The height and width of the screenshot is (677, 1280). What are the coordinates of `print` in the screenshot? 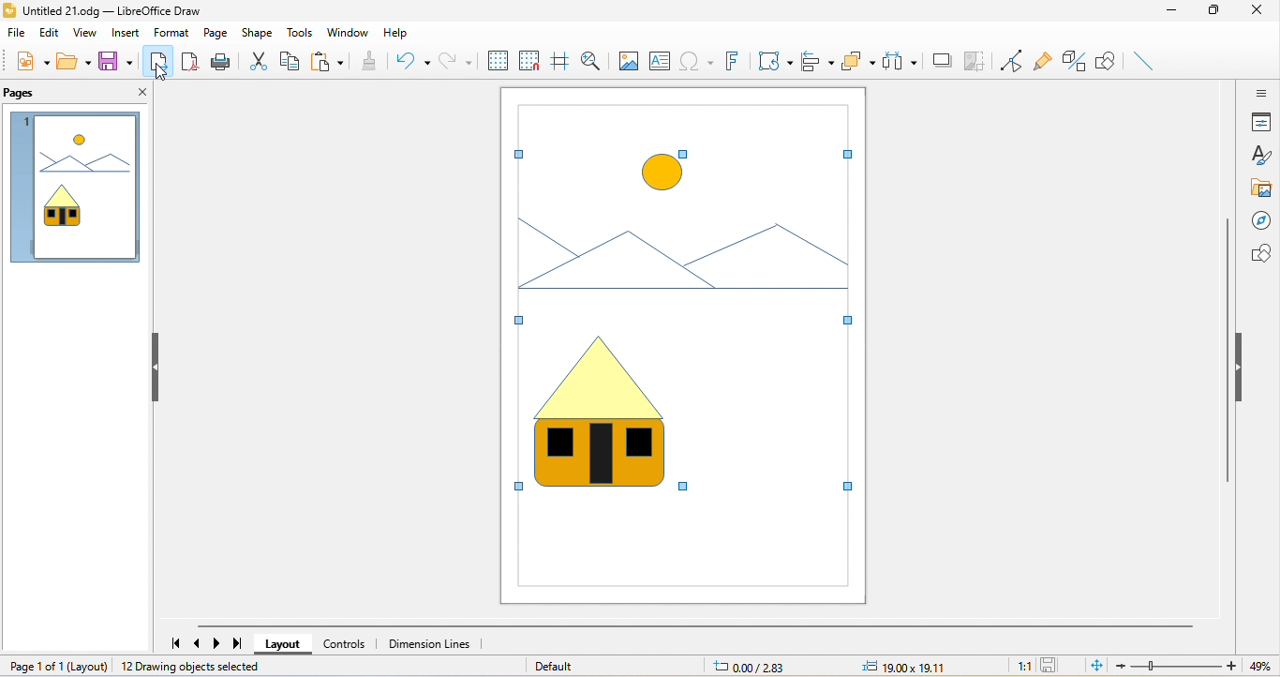 It's located at (222, 60).